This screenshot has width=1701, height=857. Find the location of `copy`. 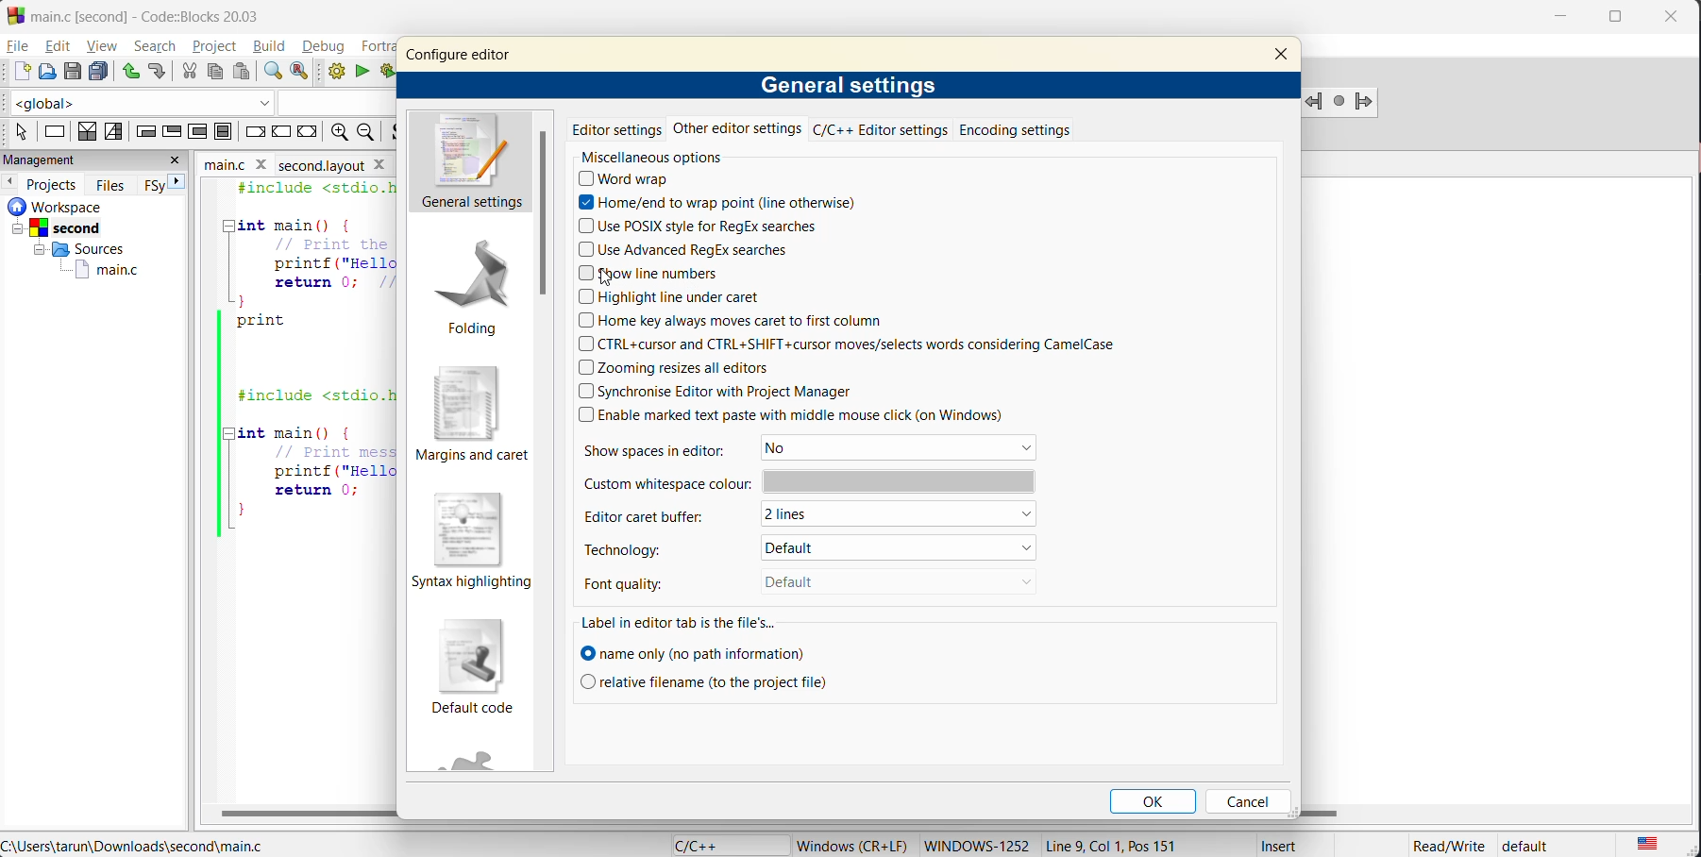

copy is located at coordinates (216, 73).